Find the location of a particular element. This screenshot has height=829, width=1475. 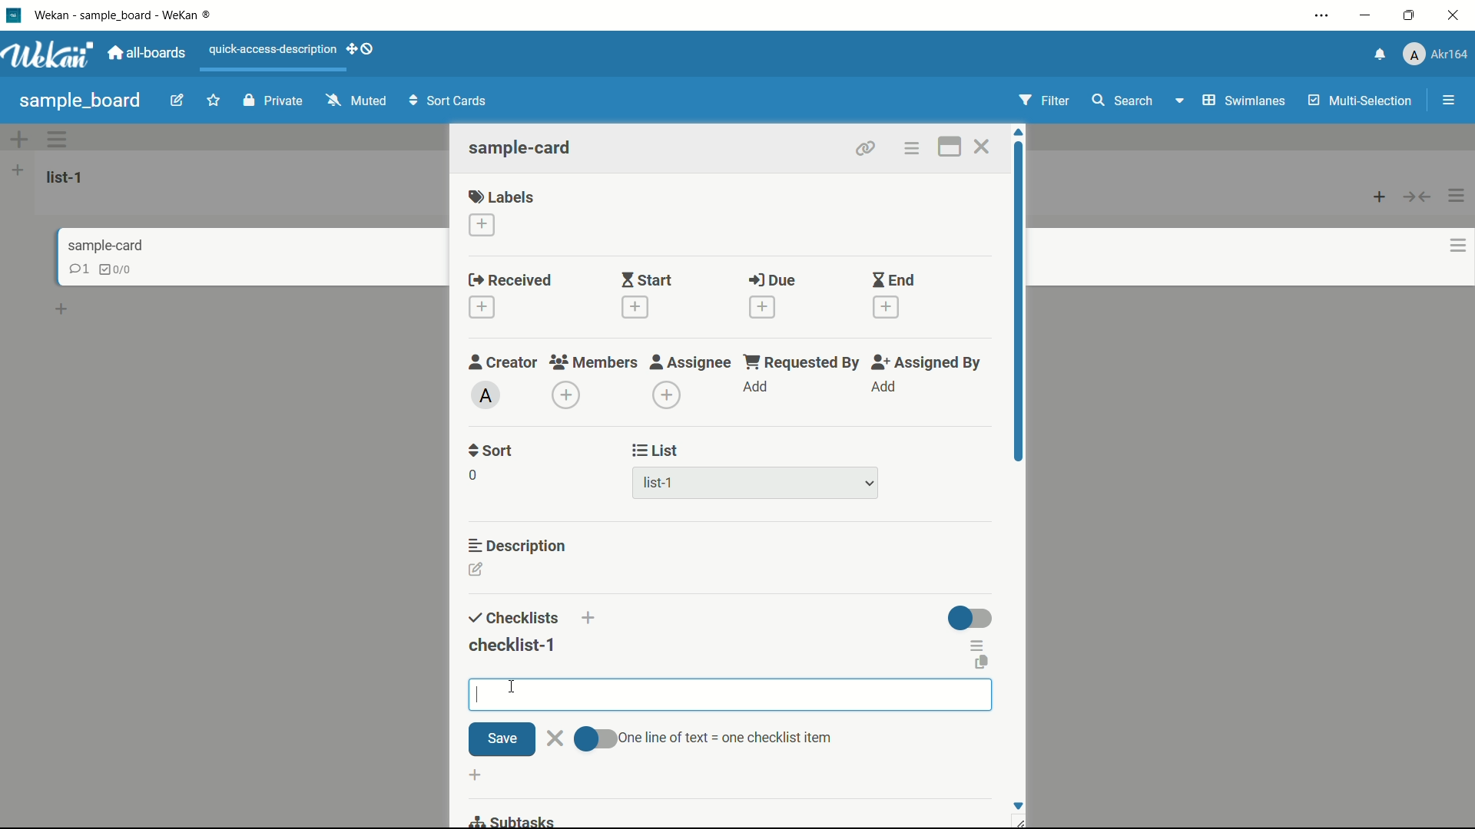

card actions is located at coordinates (911, 149).